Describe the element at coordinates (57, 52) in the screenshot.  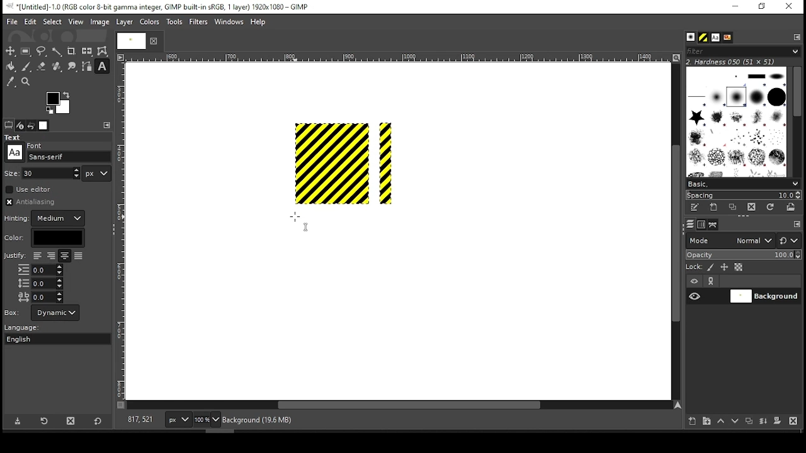
I see `fuzzy selection tool` at that location.